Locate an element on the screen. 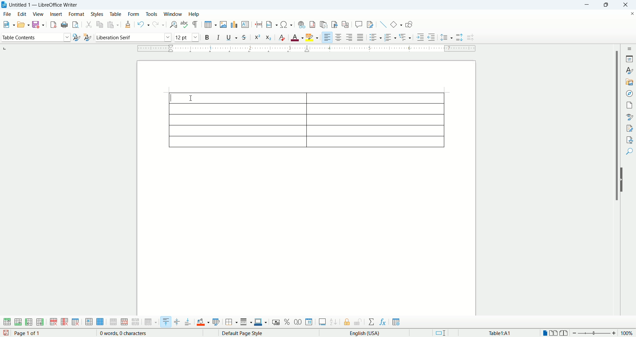 This screenshot has height=337, width=636. insert cross references is located at coordinates (346, 25).